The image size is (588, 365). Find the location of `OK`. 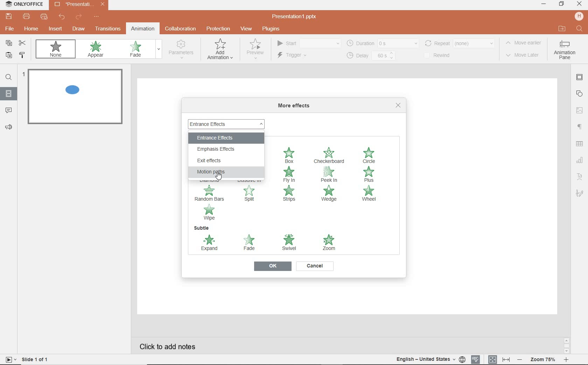

OK is located at coordinates (272, 267).